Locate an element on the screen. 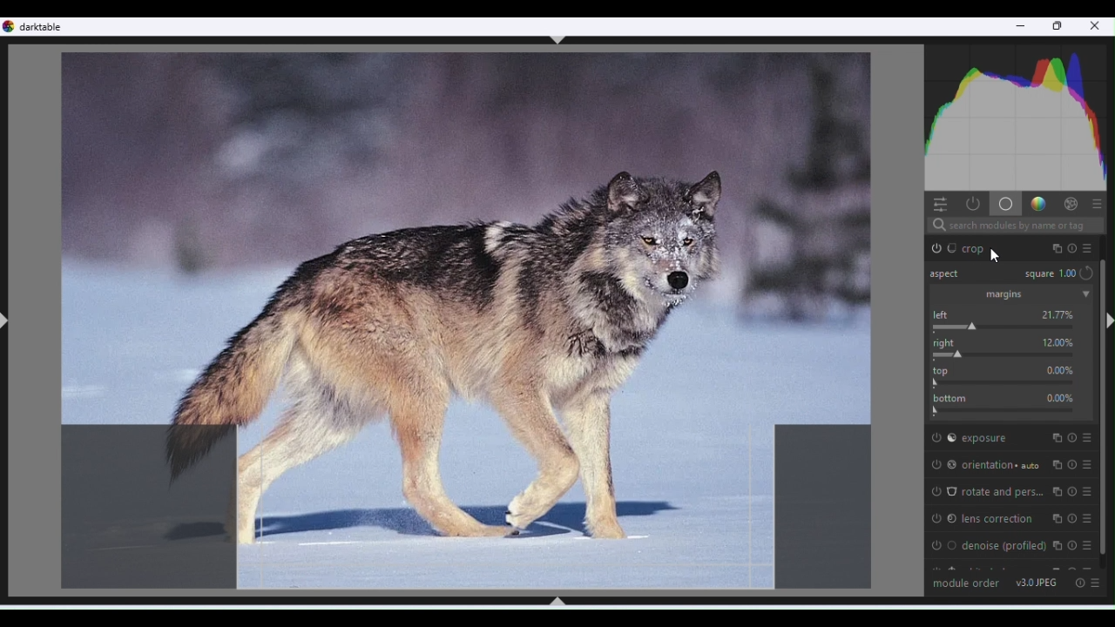 The height and width of the screenshot is (627, 1115). Gradient is located at coordinates (1037, 202).